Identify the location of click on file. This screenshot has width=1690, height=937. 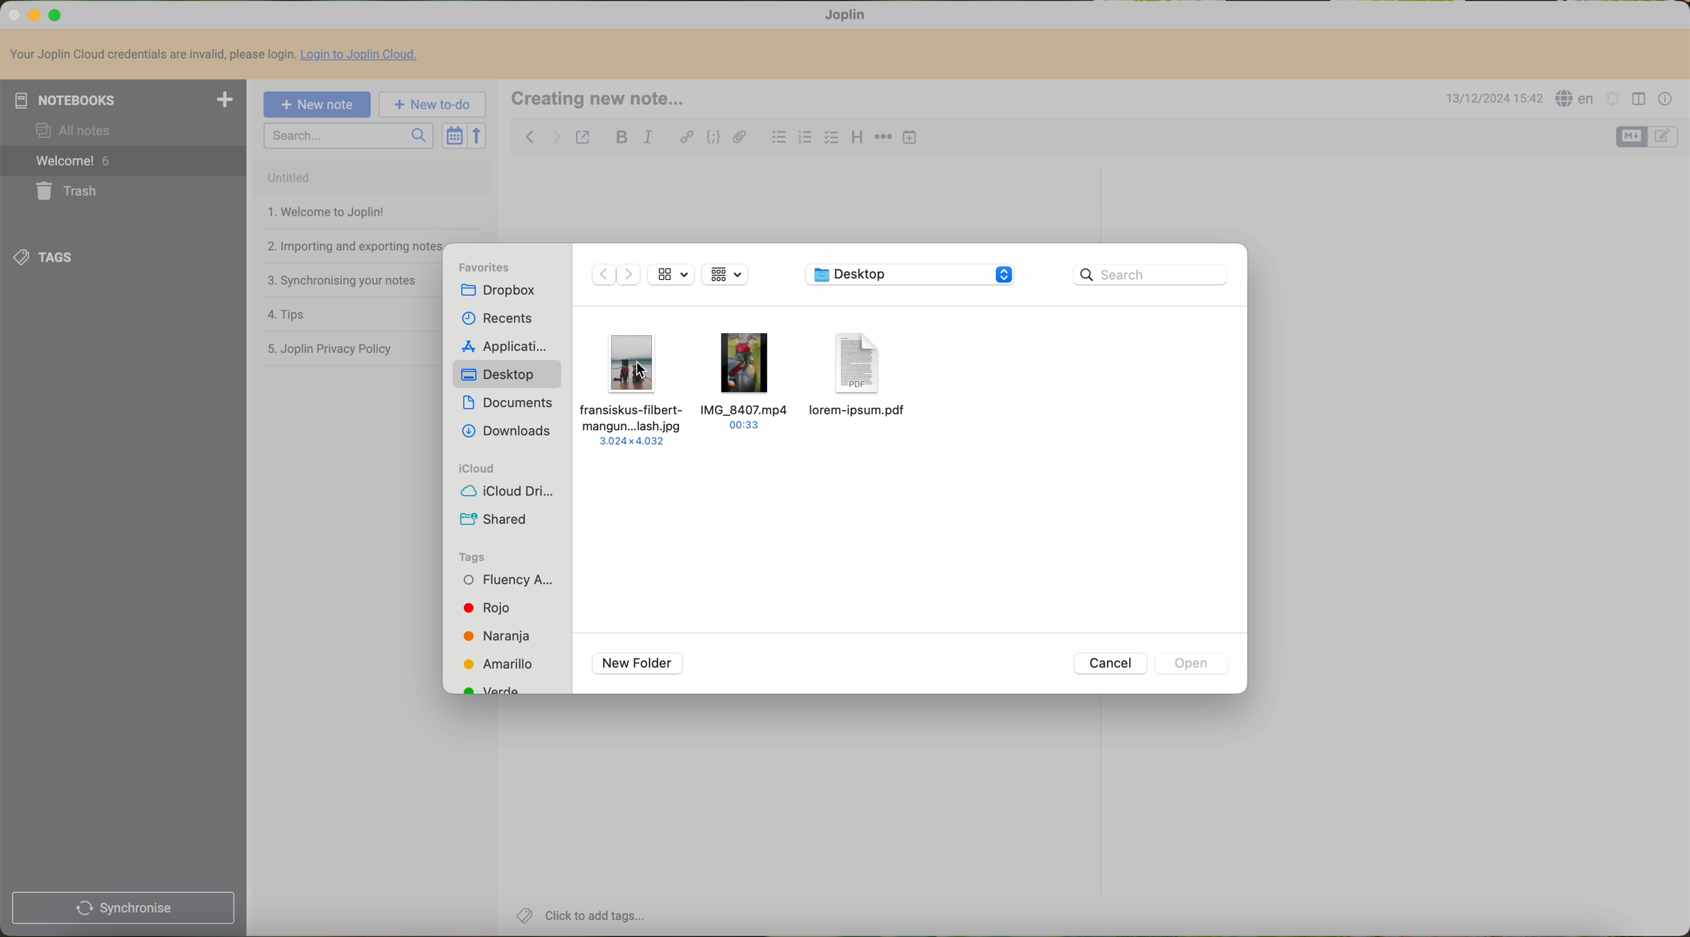
(636, 391).